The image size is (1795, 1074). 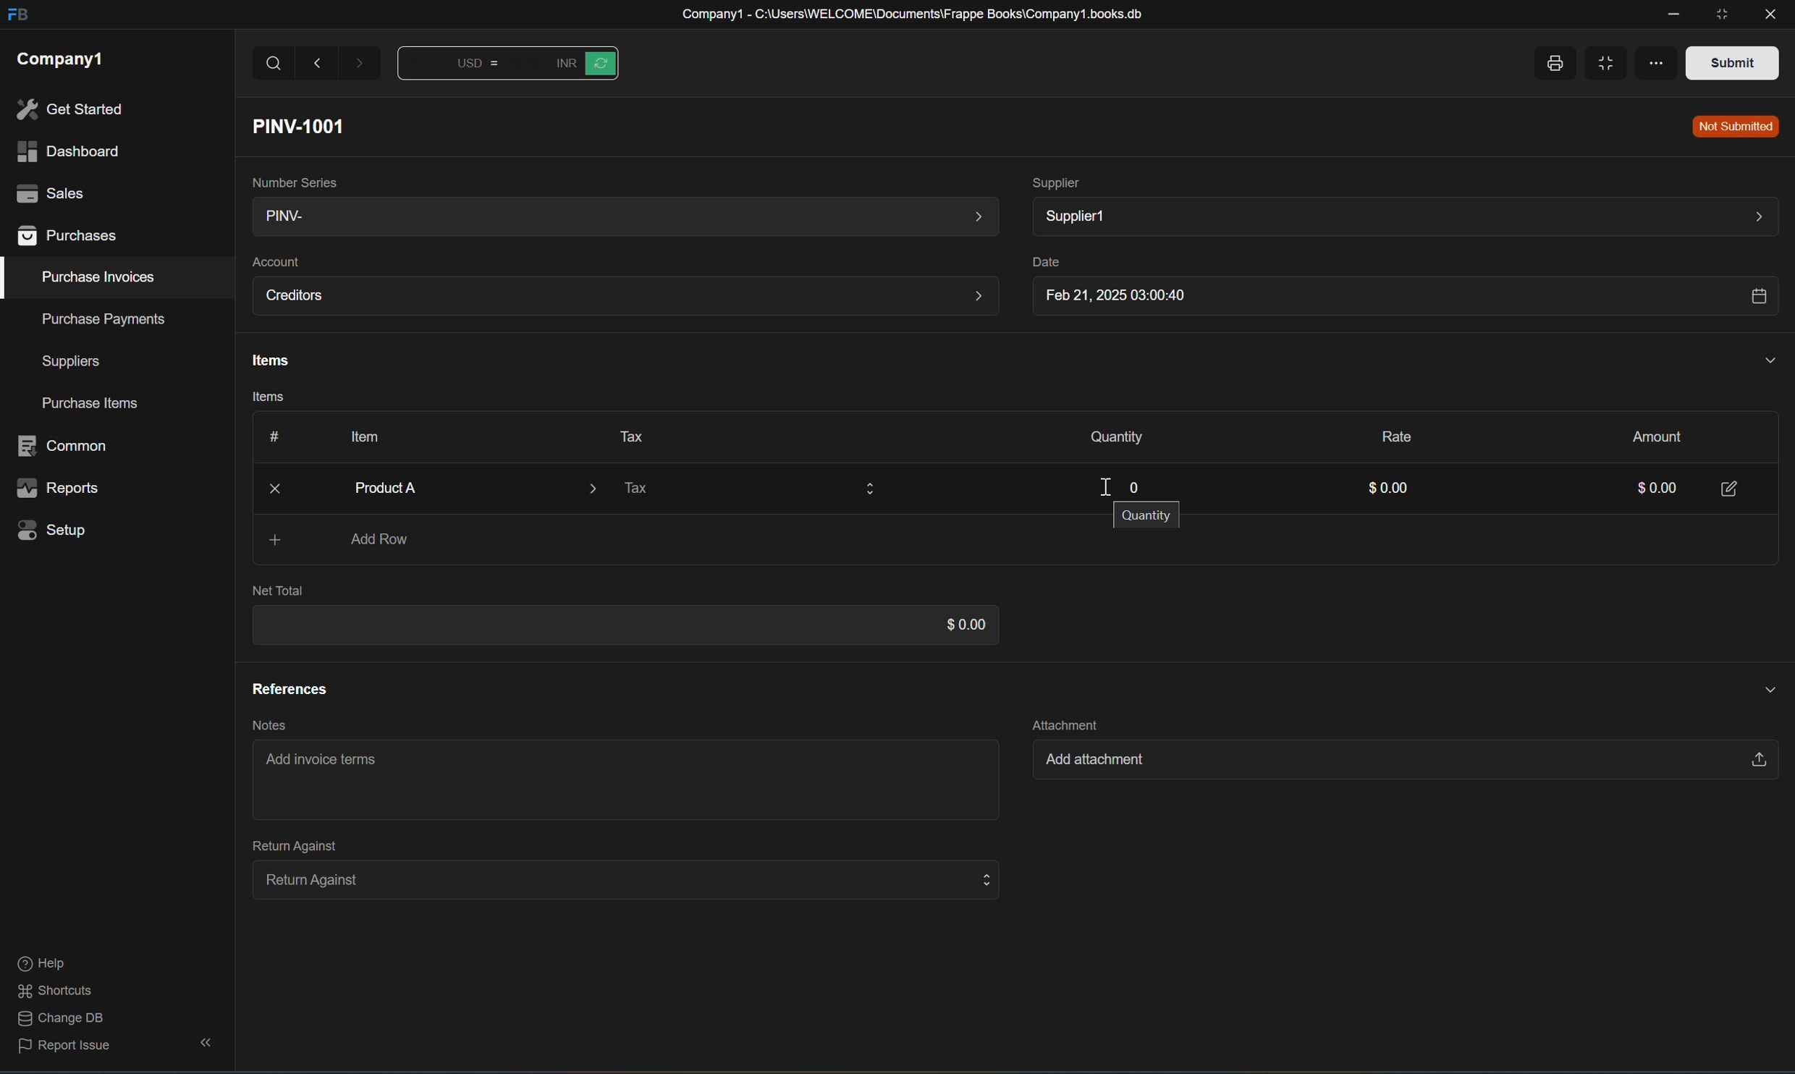 I want to click on Feb 21, 2025 03:00:40, so click(x=1401, y=298).